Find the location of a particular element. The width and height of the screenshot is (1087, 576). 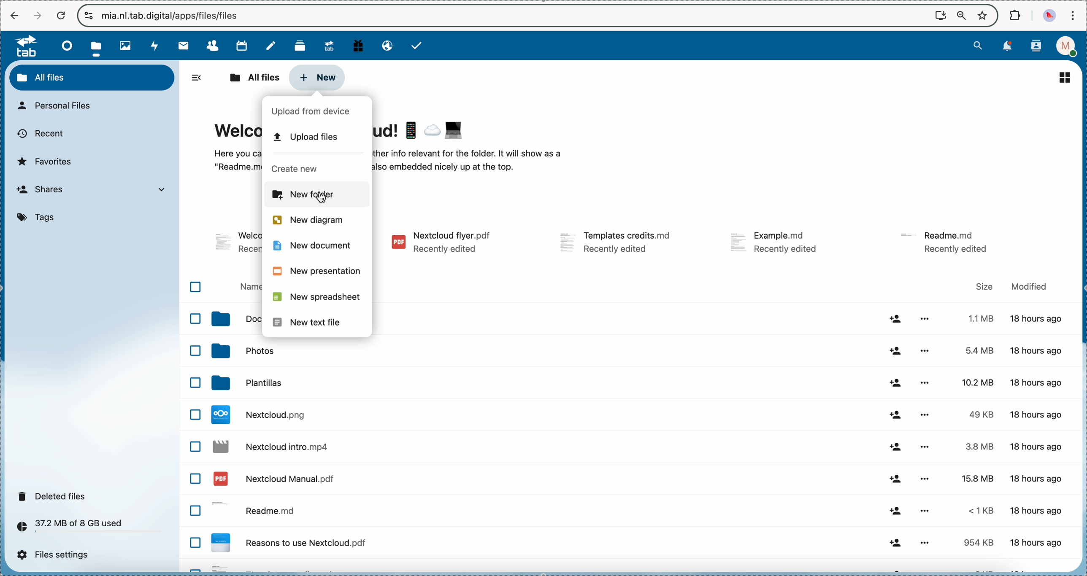

contacts is located at coordinates (1036, 47).